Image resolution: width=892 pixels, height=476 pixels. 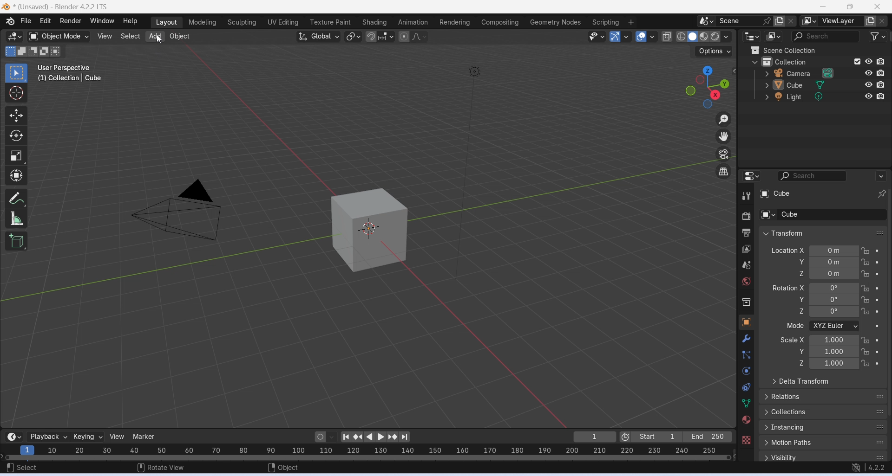 I want to click on delta transform, so click(x=823, y=381).